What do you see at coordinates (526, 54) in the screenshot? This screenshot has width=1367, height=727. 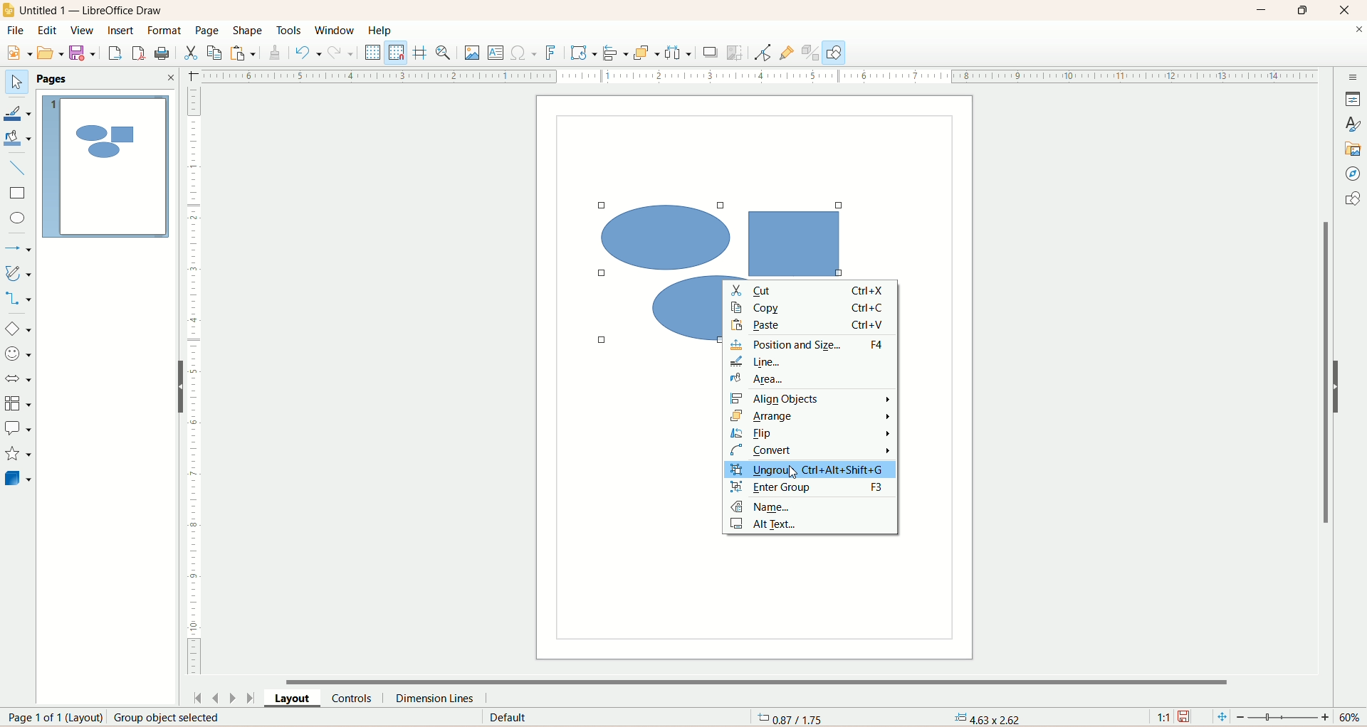 I see `special character` at bounding box center [526, 54].